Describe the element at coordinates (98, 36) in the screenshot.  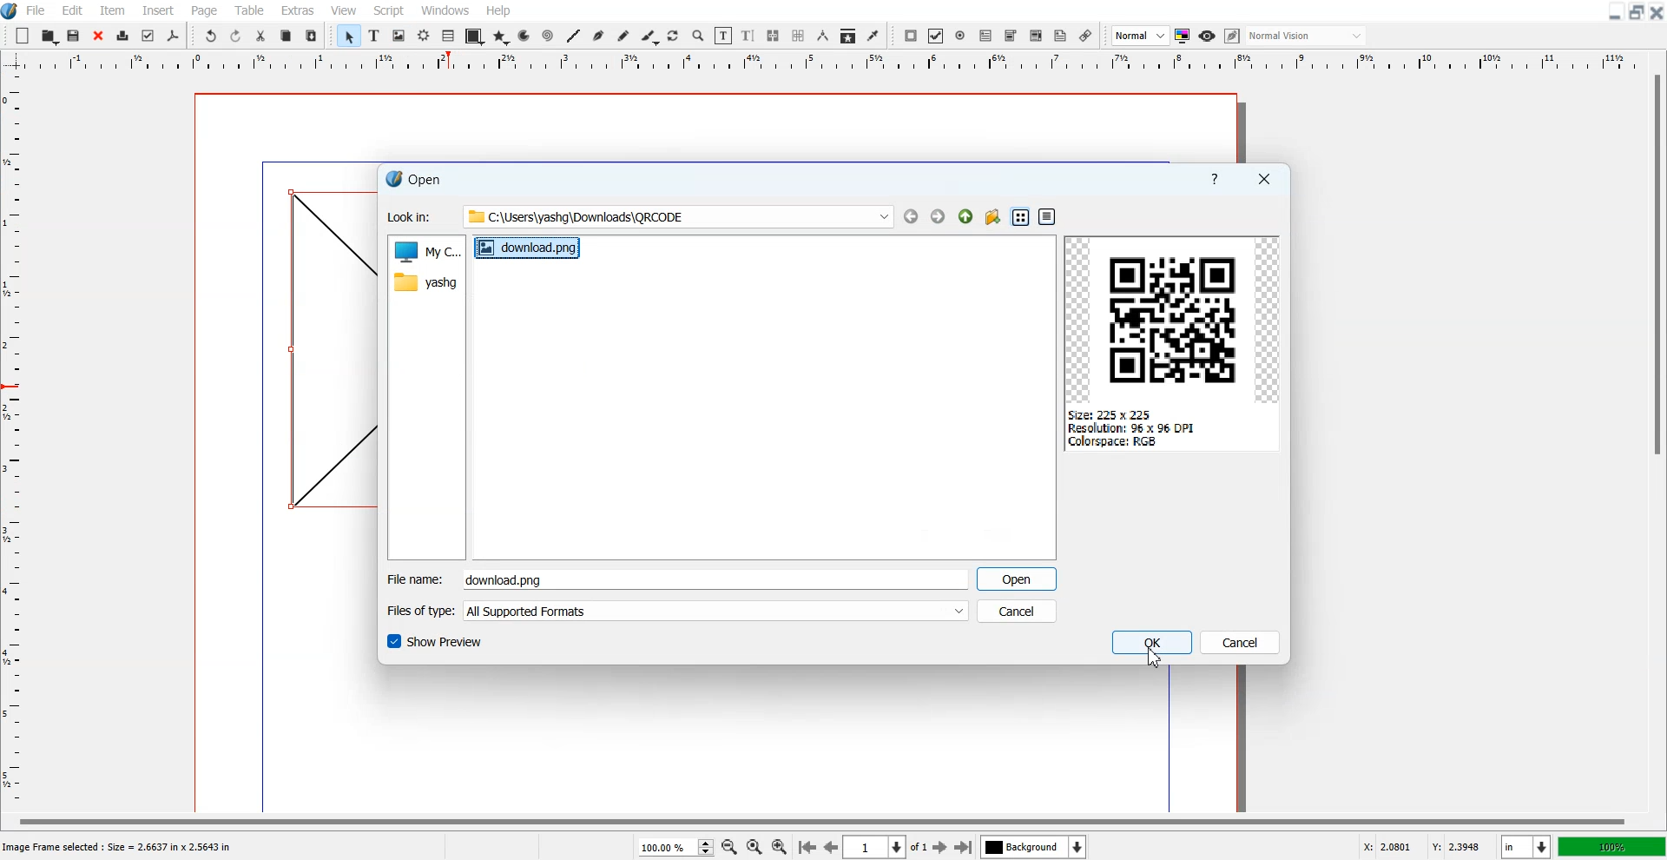
I see `Close` at that location.